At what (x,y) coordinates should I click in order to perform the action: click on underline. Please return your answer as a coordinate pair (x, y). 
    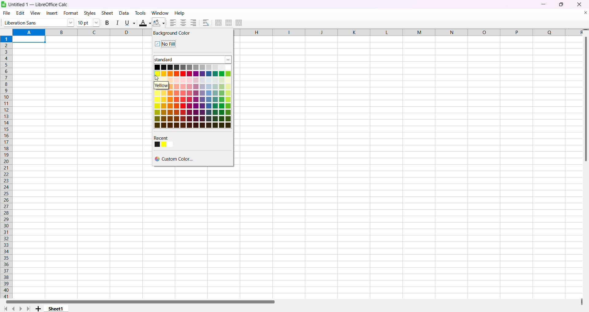
    Looking at the image, I should click on (129, 22).